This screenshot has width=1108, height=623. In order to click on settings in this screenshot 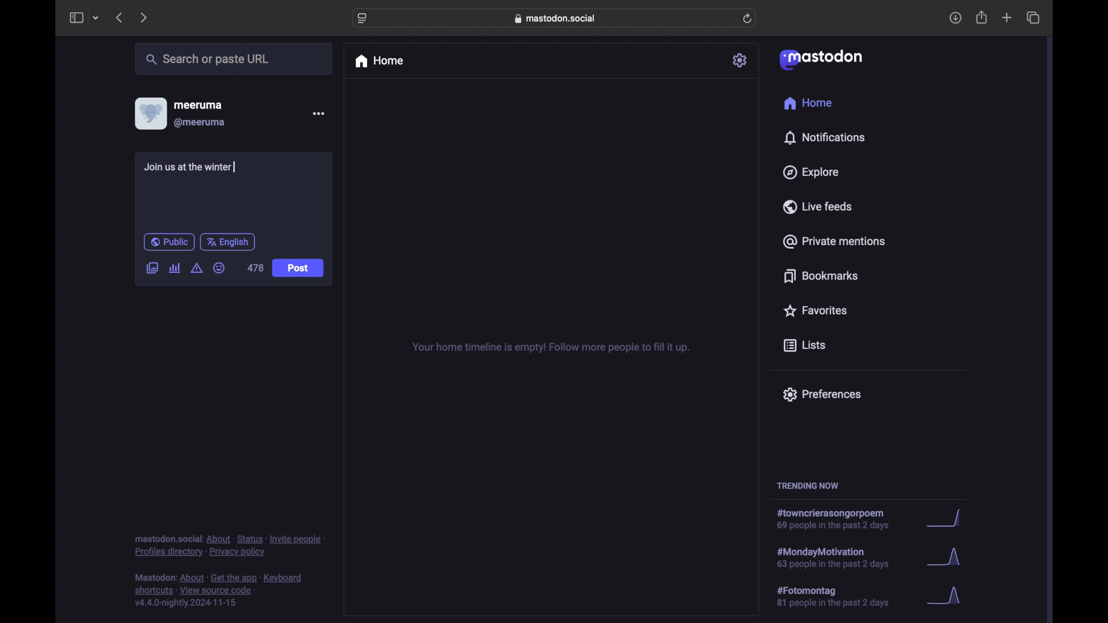, I will do `click(741, 60)`.